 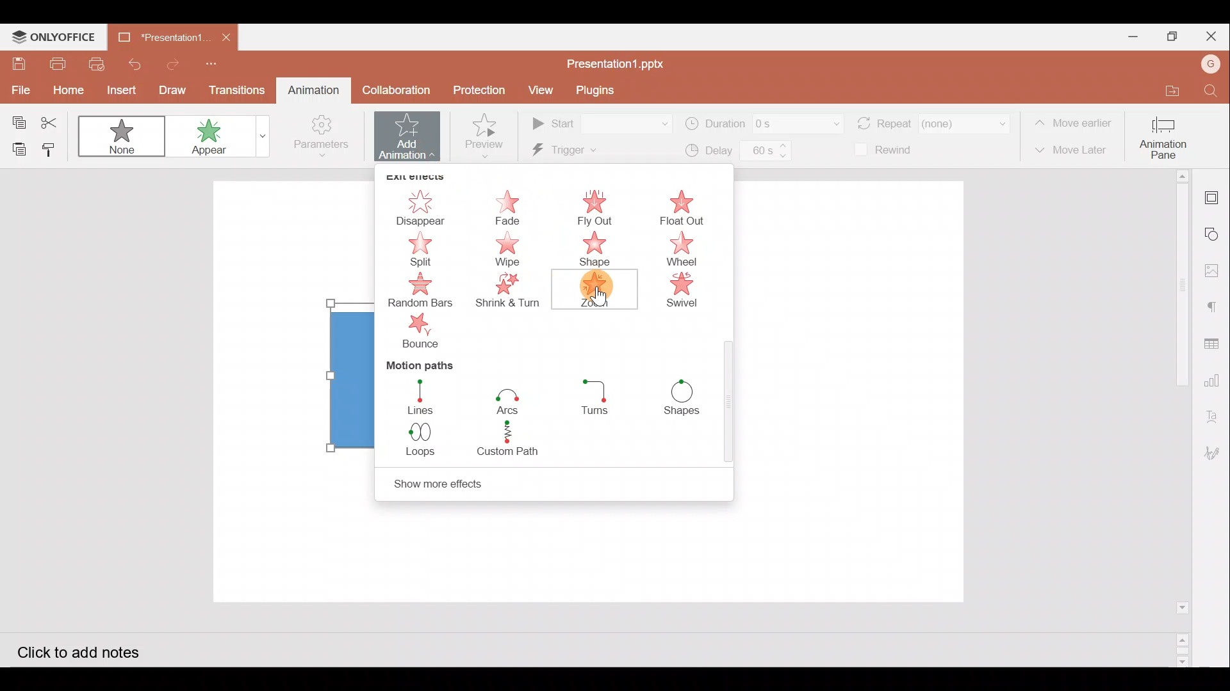 I want to click on Close document, so click(x=227, y=35).